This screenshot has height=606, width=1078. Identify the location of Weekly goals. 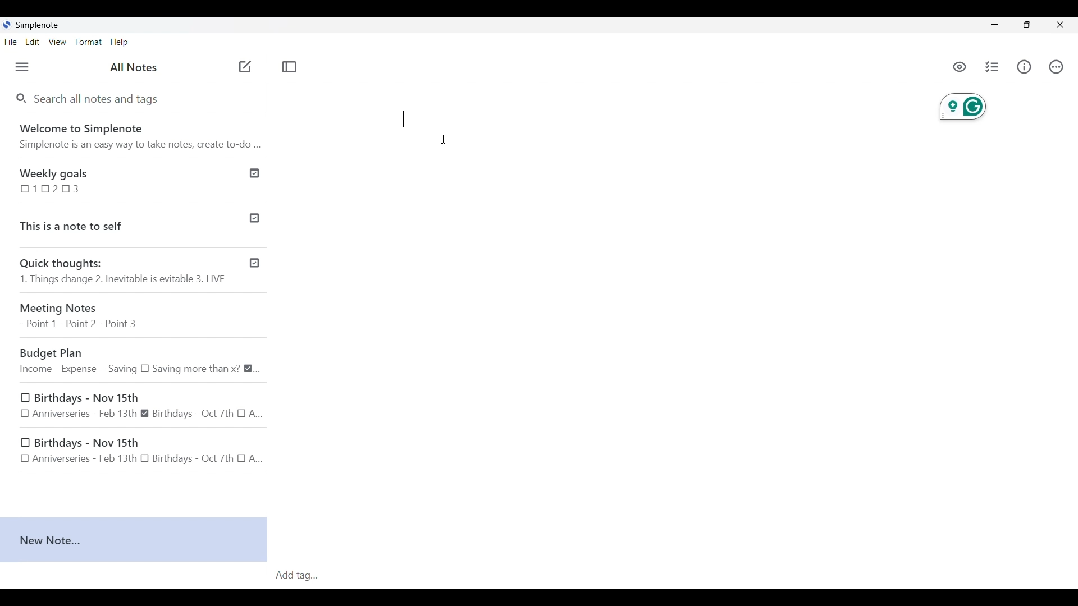
(120, 180).